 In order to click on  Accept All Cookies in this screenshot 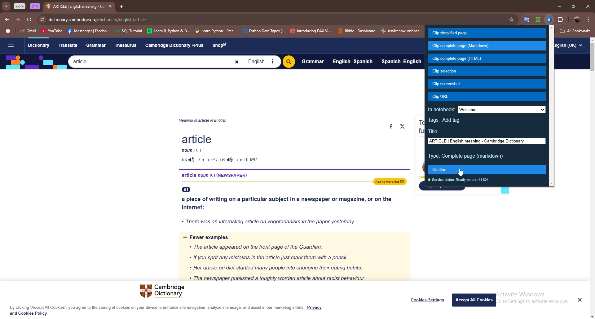, I will do `click(475, 299)`.